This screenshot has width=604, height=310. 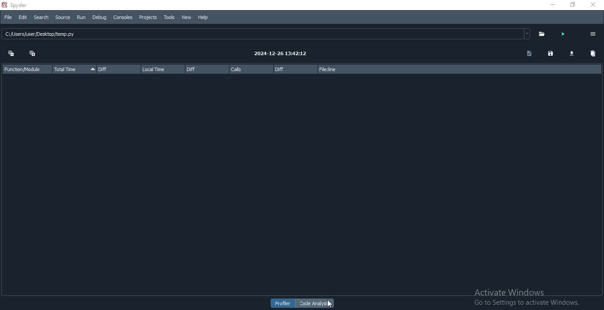 What do you see at coordinates (123, 19) in the screenshot?
I see `Consoles` at bounding box center [123, 19].